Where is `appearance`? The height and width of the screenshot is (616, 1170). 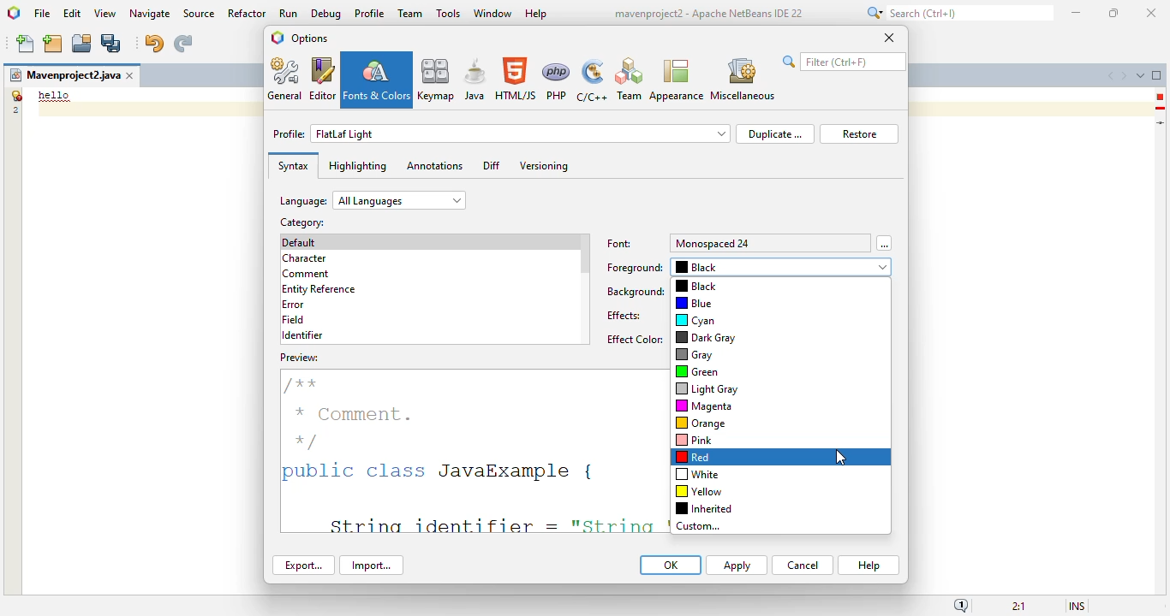 appearance is located at coordinates (677, 80).